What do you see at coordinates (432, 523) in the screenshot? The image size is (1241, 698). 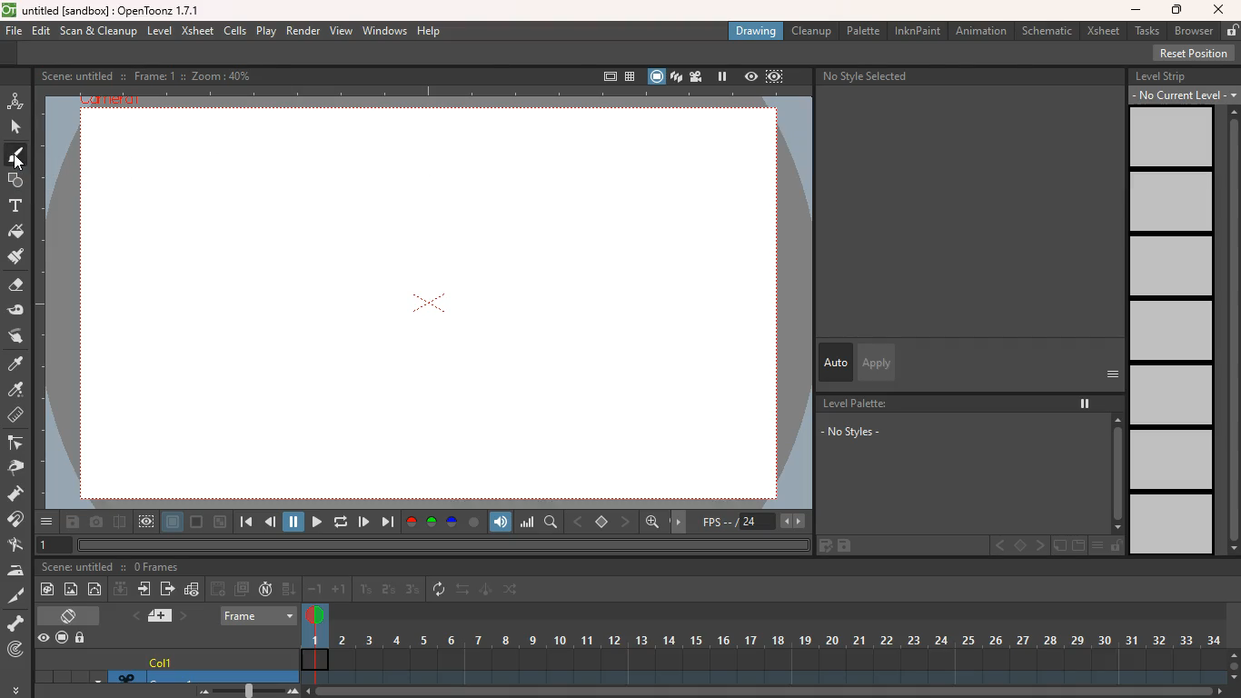 I see `green` at bounding box center [432, 523].